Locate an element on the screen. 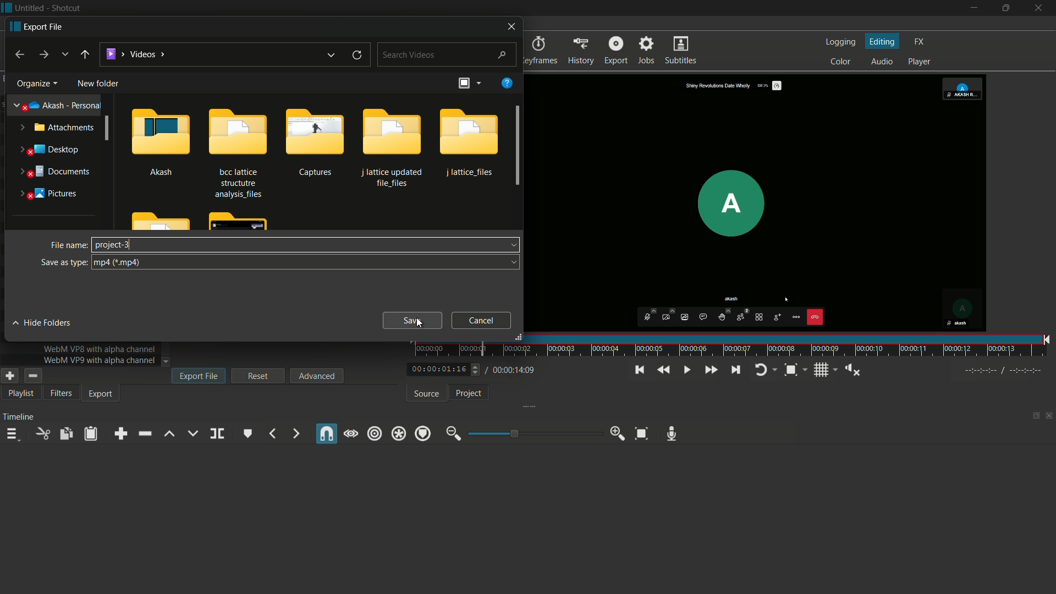 The width and height of the screenshot is (1056, 594). documents is located at coordinates (54, 172).